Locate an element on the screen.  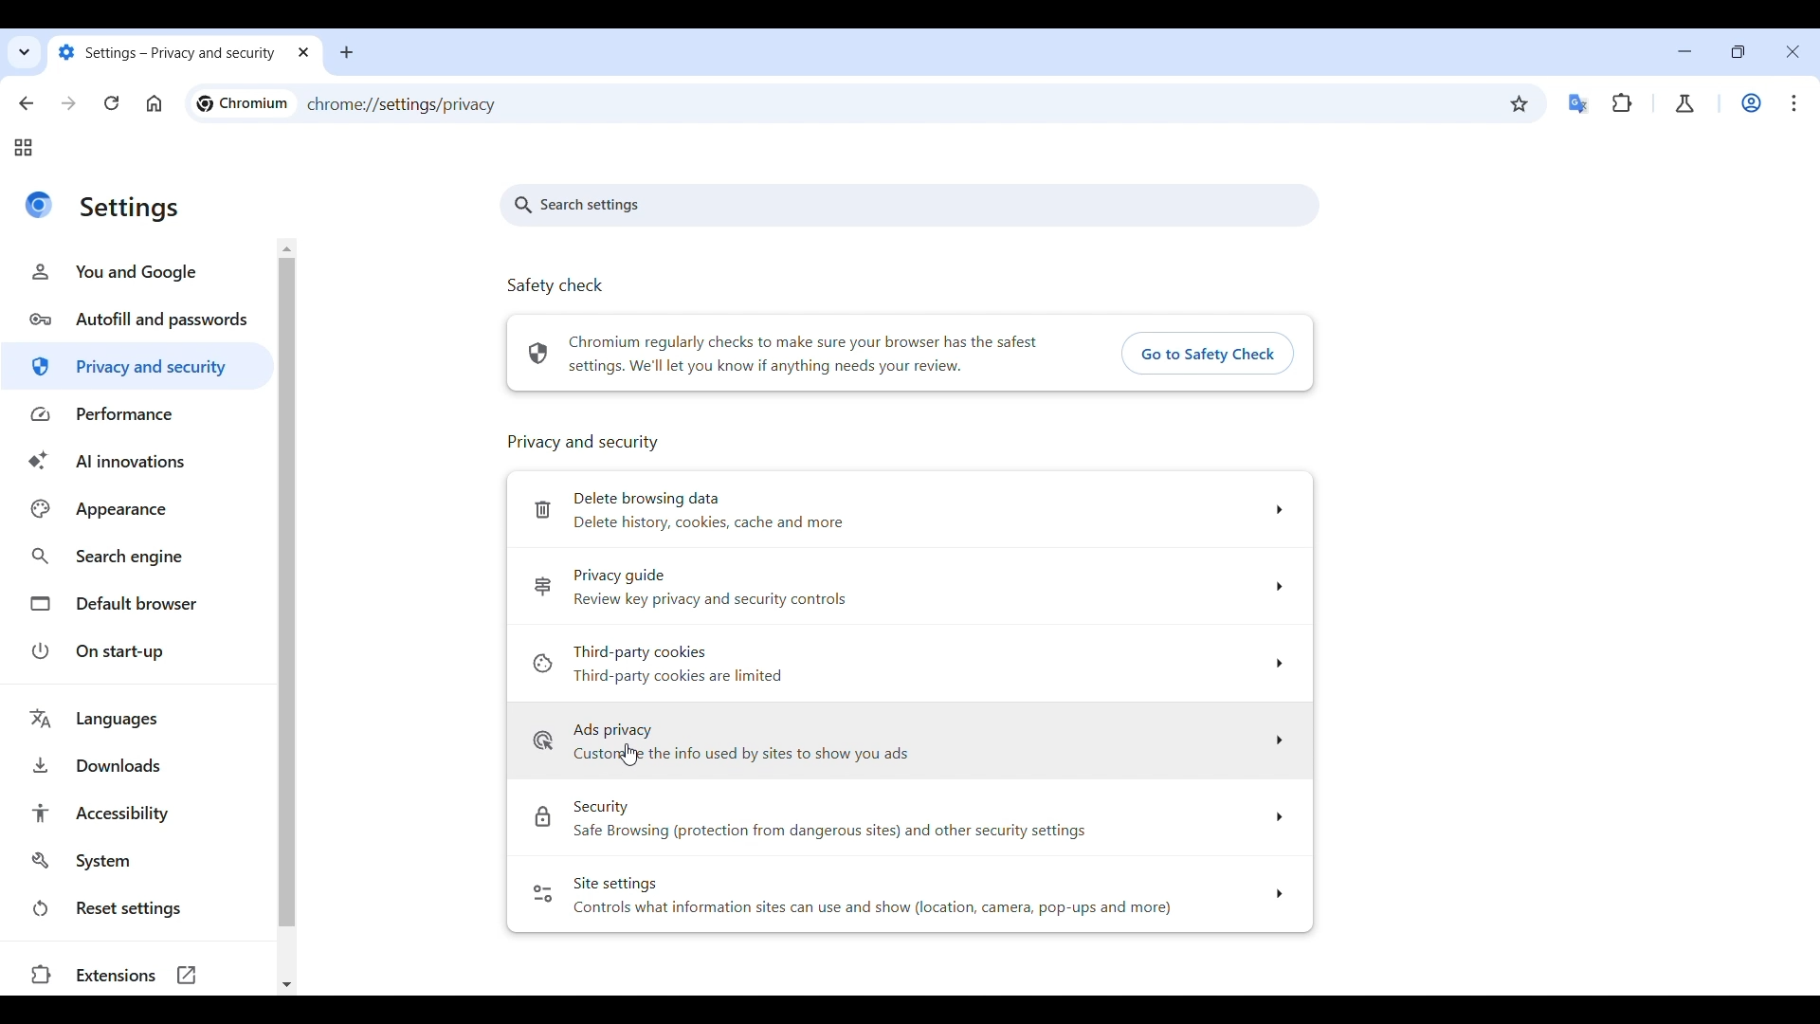
Click to go to safety check is located at coordinates (1207, 353).